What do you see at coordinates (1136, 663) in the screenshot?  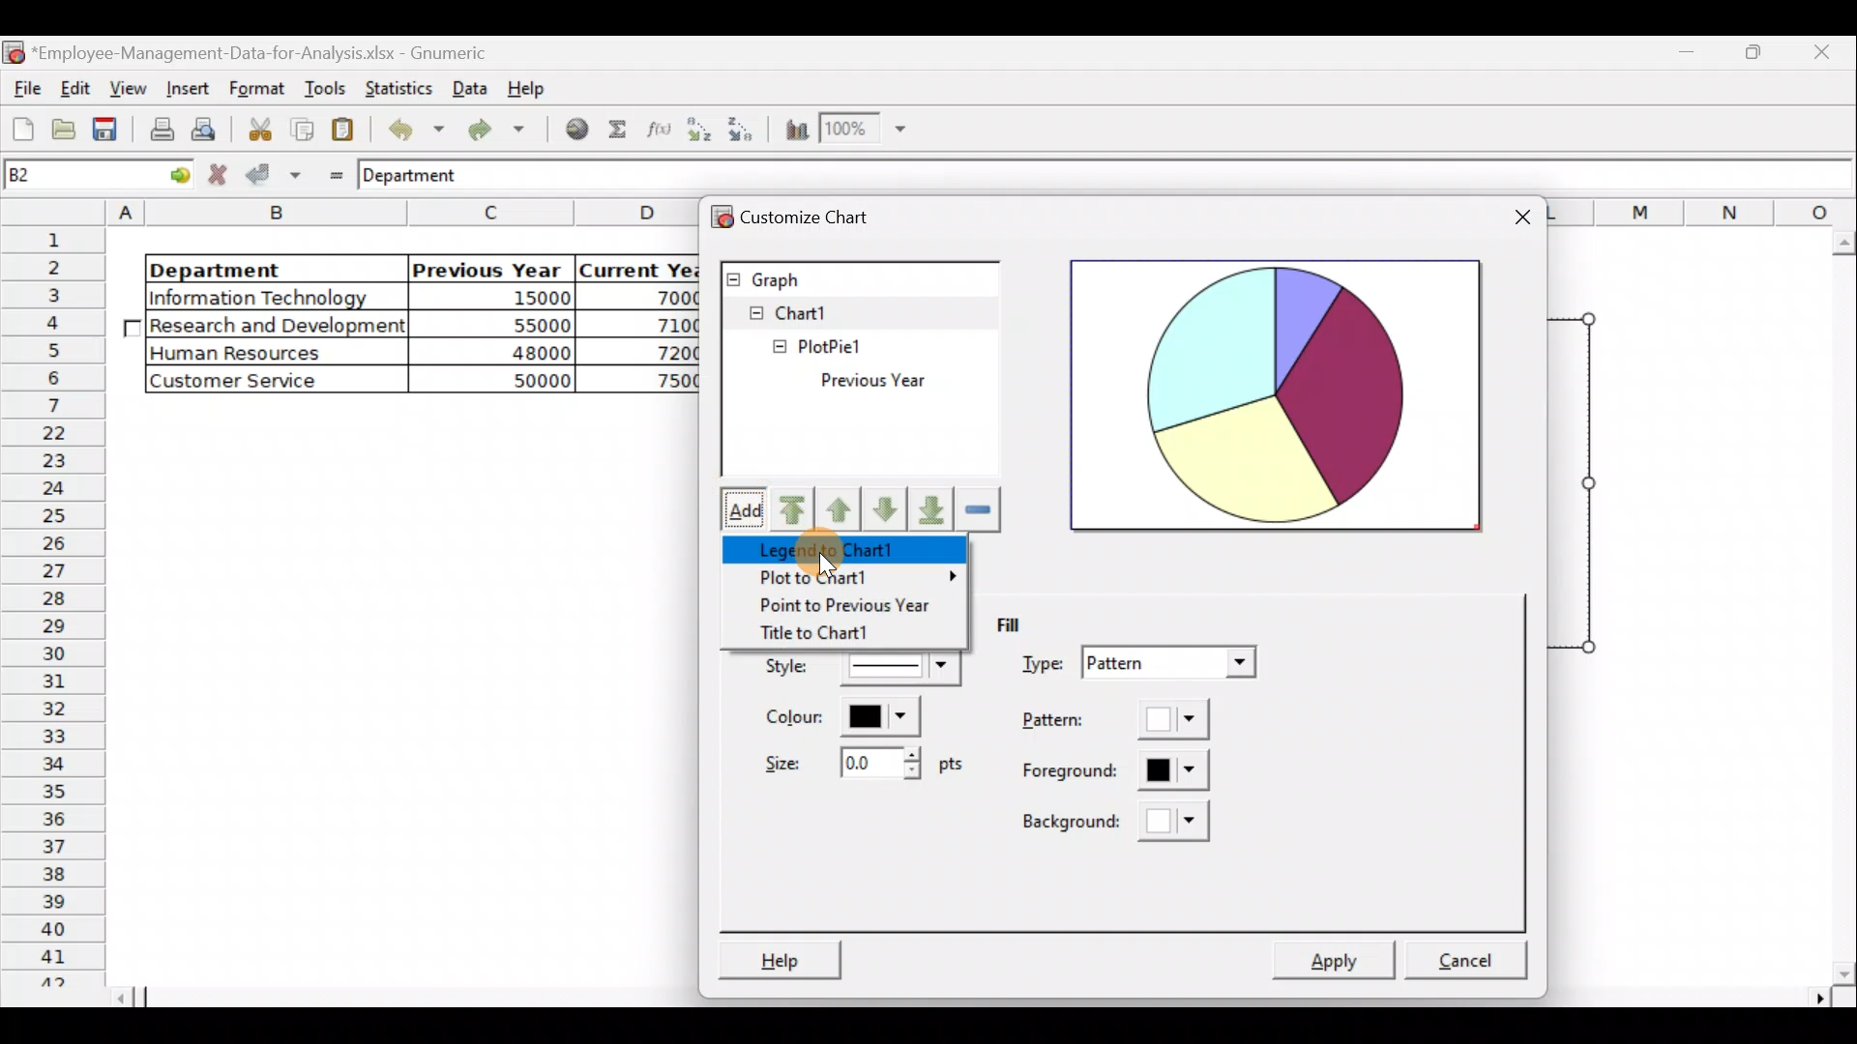 I see `Type` at bounding box center [1136, 663].